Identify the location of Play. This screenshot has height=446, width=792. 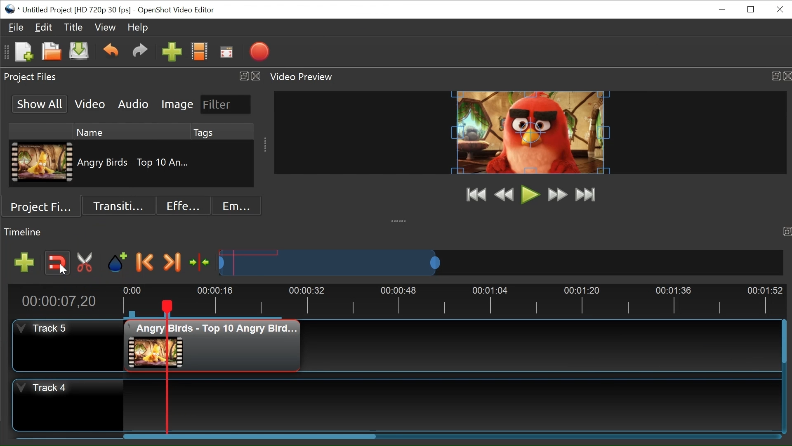
(530, 195).